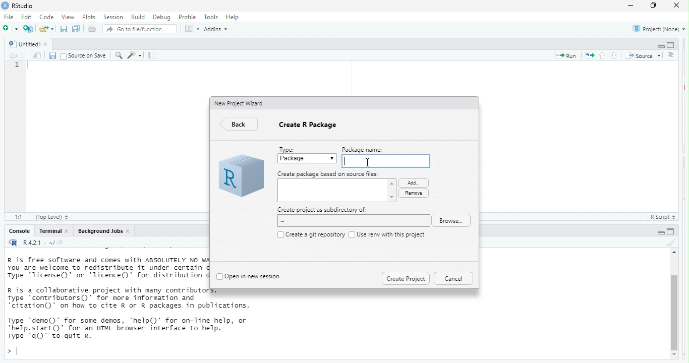 The width and height of the screenshot is (689, 363). What do you see at coordinates (18, 231) in the screenshot?
I see `Console` at bounding box center [18, 231].